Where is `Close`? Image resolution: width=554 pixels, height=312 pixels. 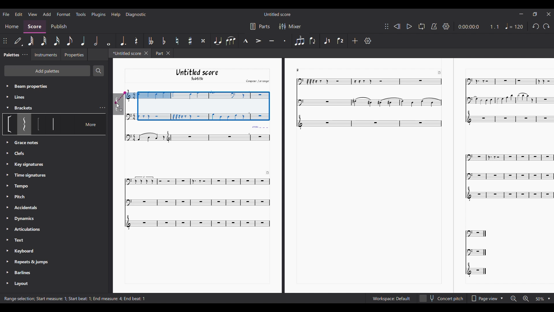
Close is located at coordinates (169, 53).